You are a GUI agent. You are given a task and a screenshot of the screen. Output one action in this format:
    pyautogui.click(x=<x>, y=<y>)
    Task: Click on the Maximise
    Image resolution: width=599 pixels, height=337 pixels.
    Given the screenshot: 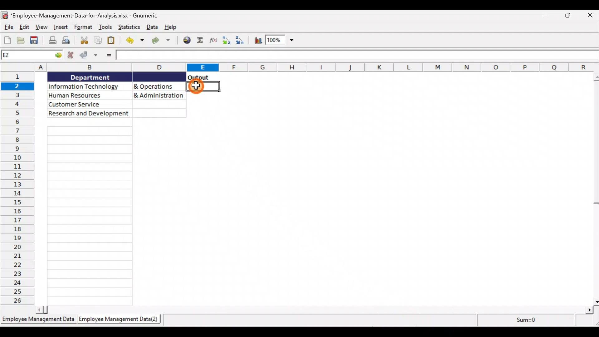 What is the action you would take?
    pyautogui.click(x=570, y=16)
    